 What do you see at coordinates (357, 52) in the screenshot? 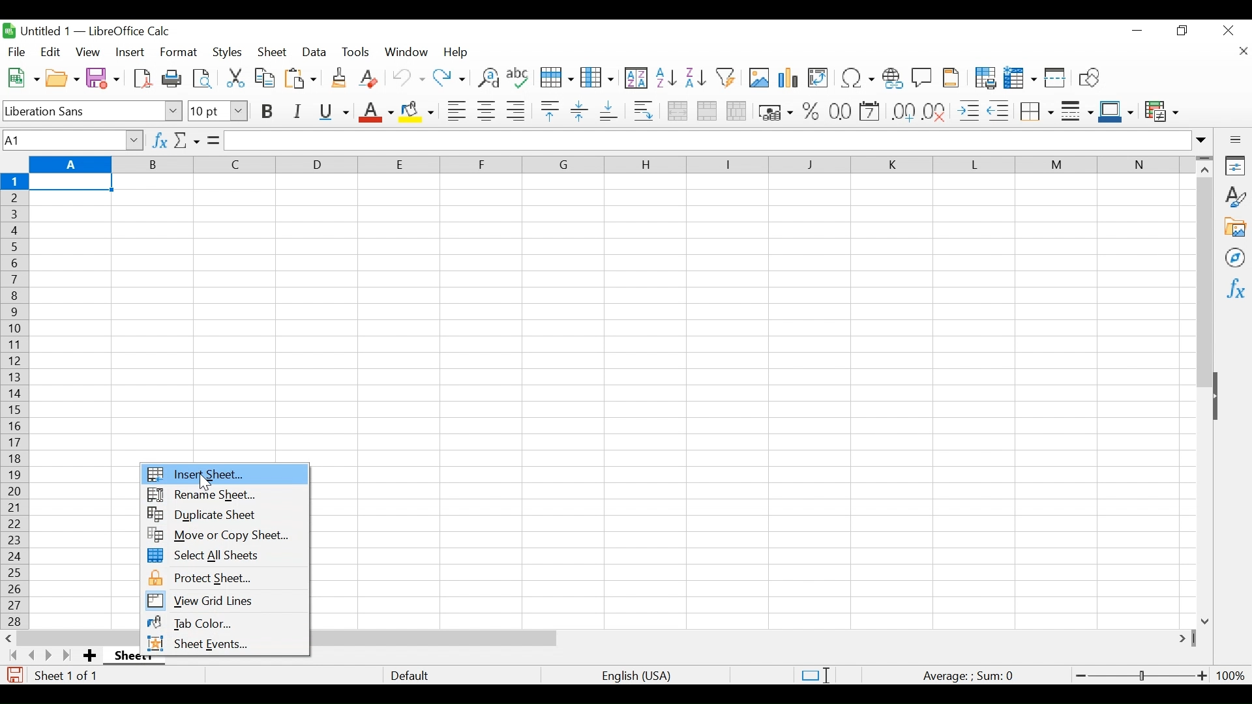
I see `Tools` at bounding box center [357, 52].